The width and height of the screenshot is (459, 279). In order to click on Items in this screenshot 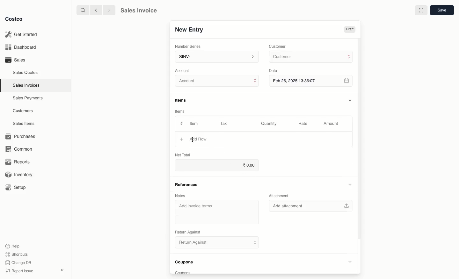, I will do `click(183, 100)`.